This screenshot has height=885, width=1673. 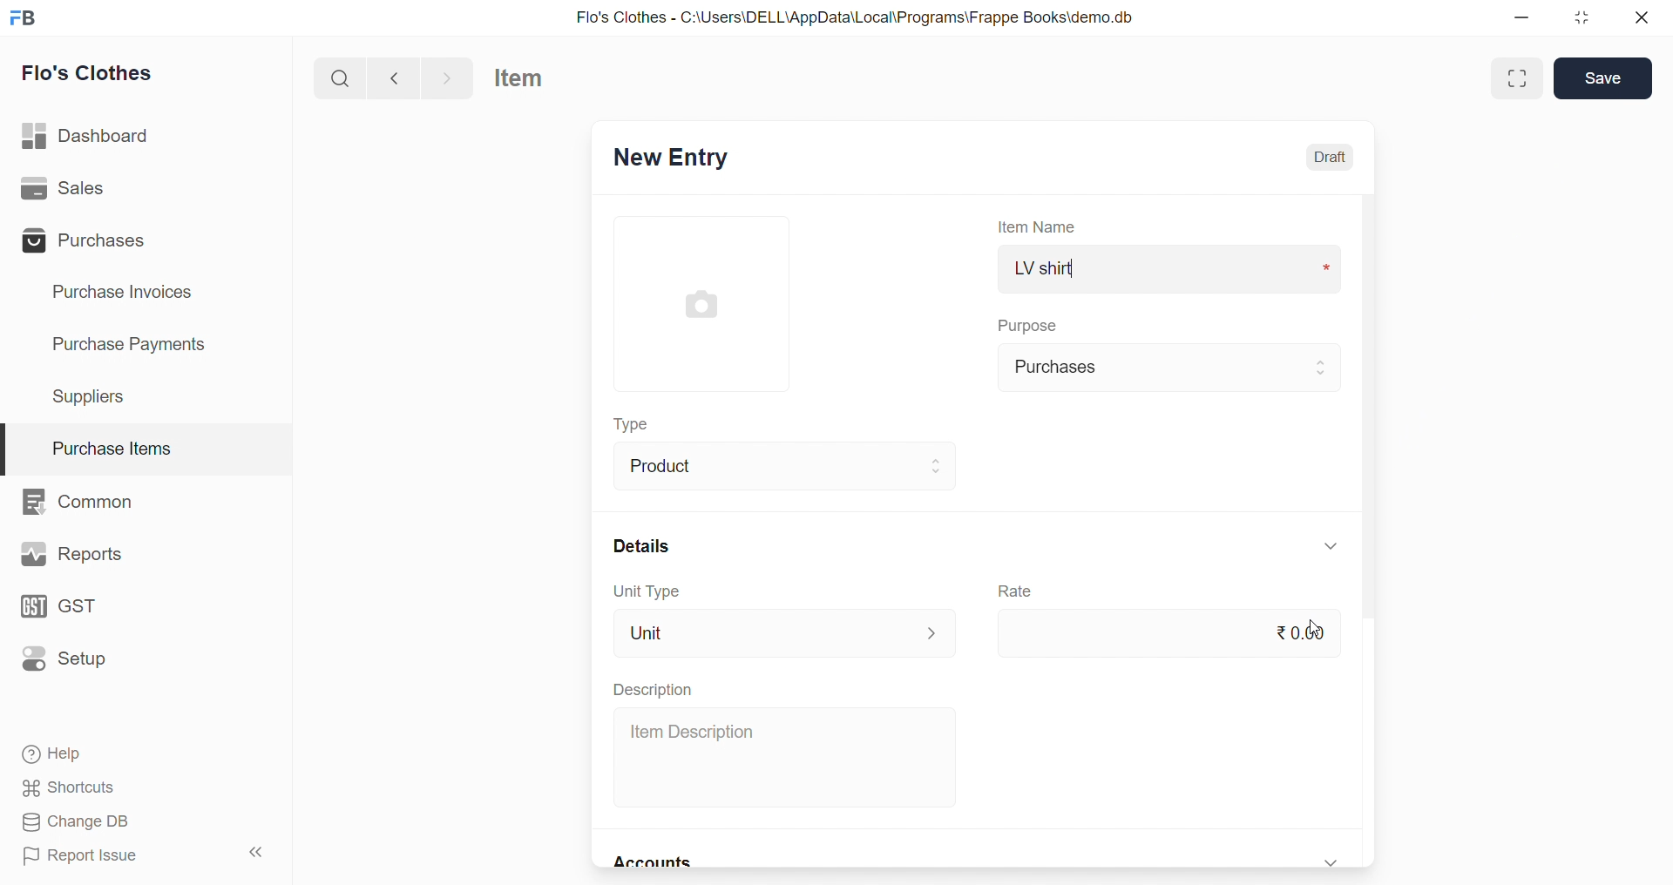 What do you see at coordinates (639, 426) in the screenshot?
I see `Type` at bounding box center [639, 426].